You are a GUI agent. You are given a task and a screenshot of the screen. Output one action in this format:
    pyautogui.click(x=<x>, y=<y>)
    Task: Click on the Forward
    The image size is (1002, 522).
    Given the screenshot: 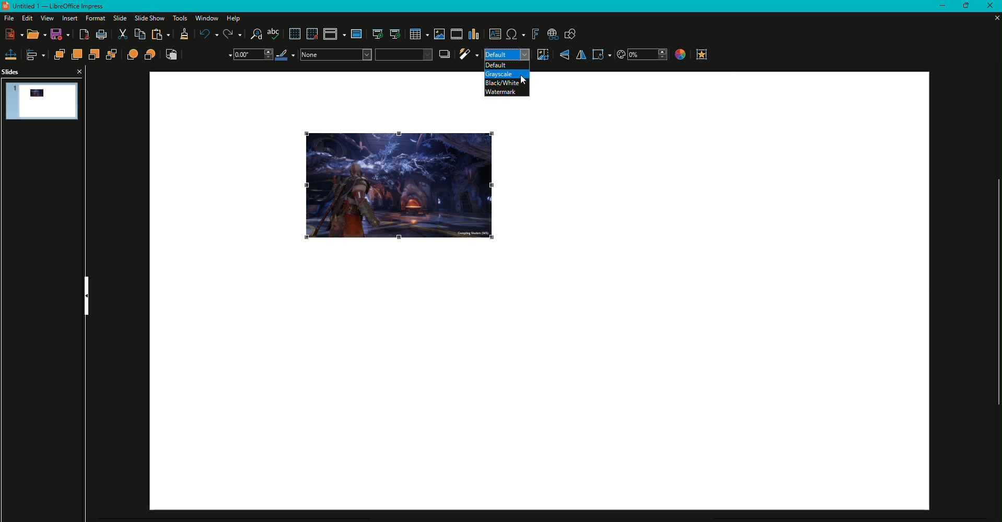 What is the action you would take?
    pyautogui.click(x=76, y=54)
    